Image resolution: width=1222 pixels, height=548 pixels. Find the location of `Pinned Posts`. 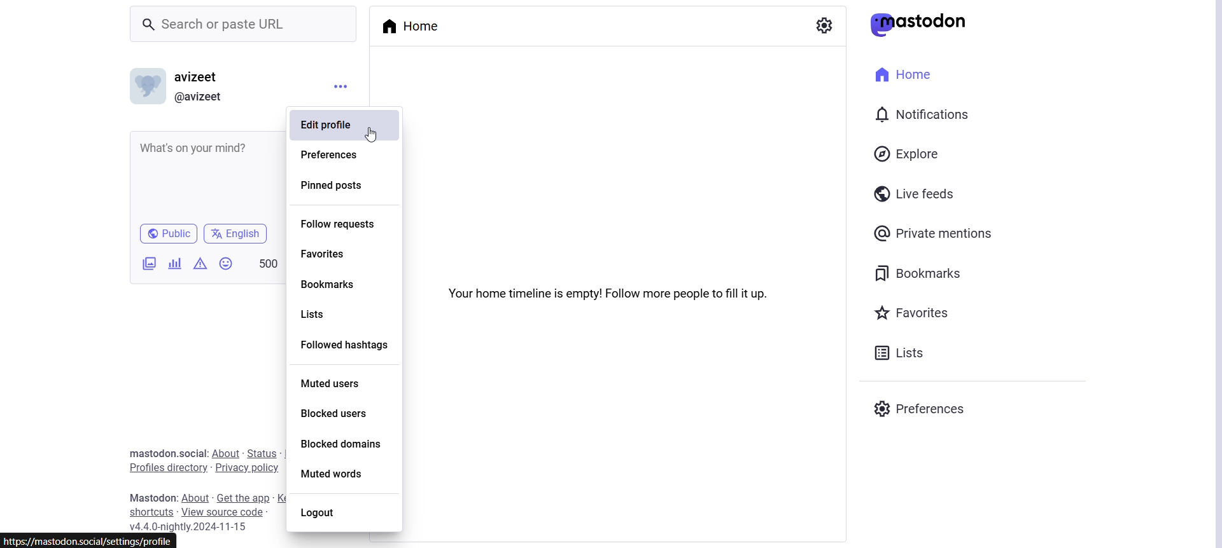

Pinned Posts is located at coordinates (341, 183).